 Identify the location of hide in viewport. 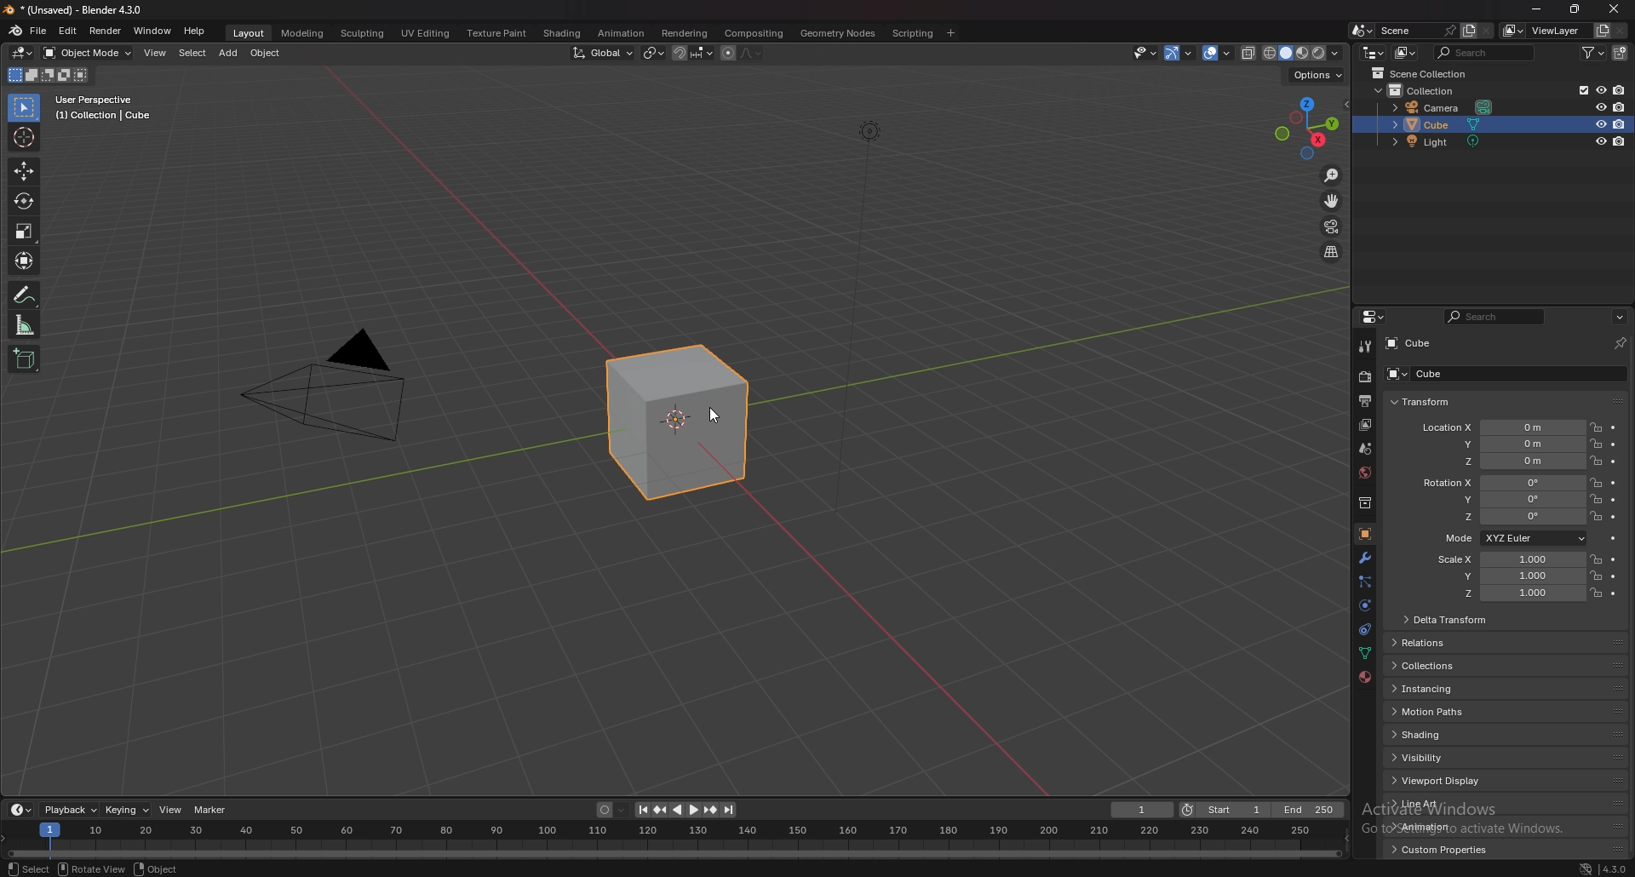
(1600, 123).